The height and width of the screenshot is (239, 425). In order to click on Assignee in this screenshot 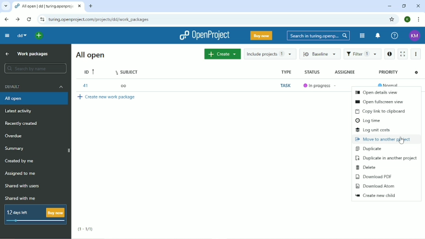, I will do `click(344, 72)`.